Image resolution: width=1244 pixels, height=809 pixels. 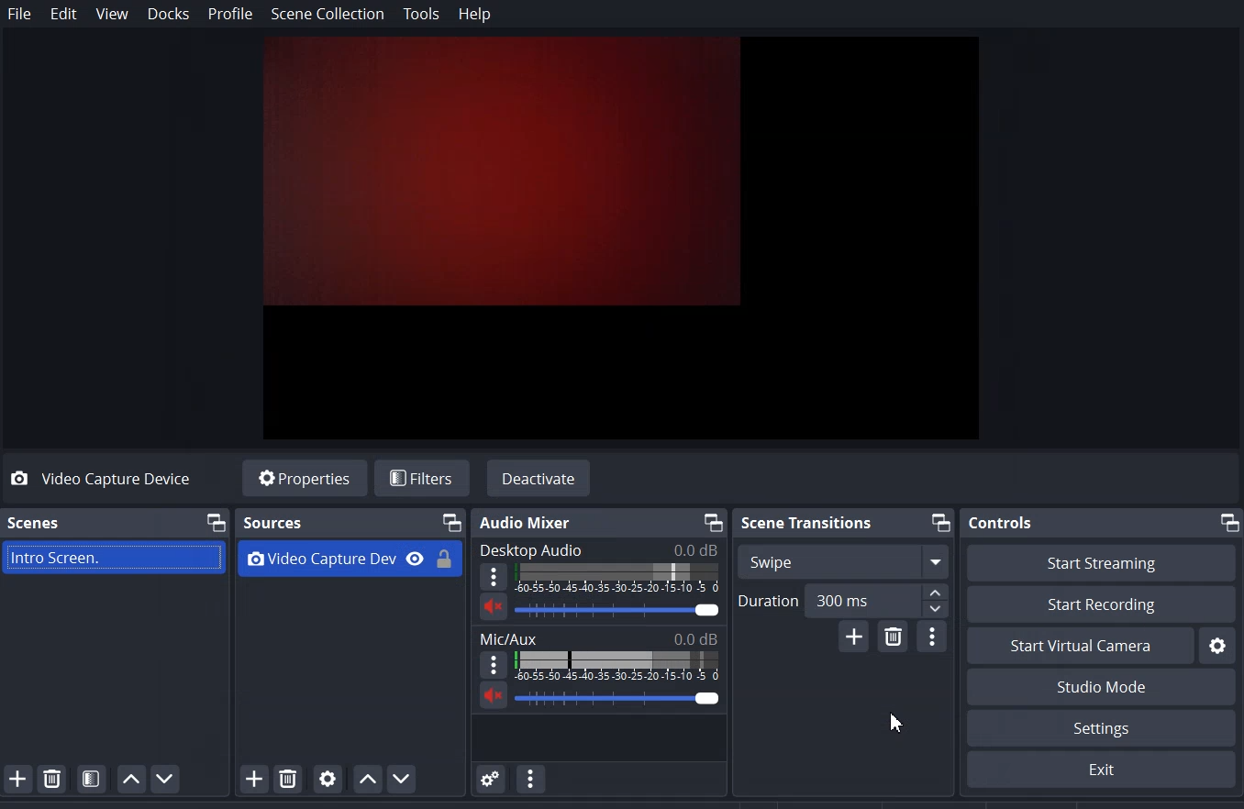 I want to click on Studio Mode, so click(x=1100, y=687).